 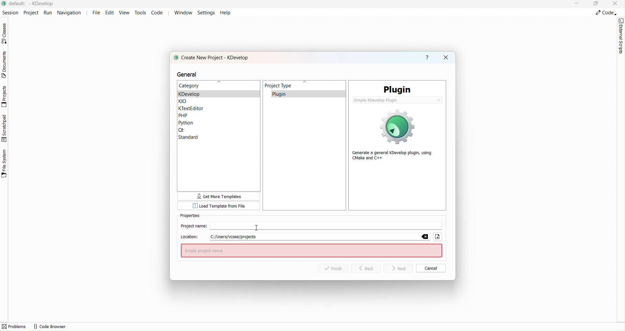 What do you see at coordinates (71, 12) in the screenshot?
I see `Navigation` at bounding box center [71, 12].